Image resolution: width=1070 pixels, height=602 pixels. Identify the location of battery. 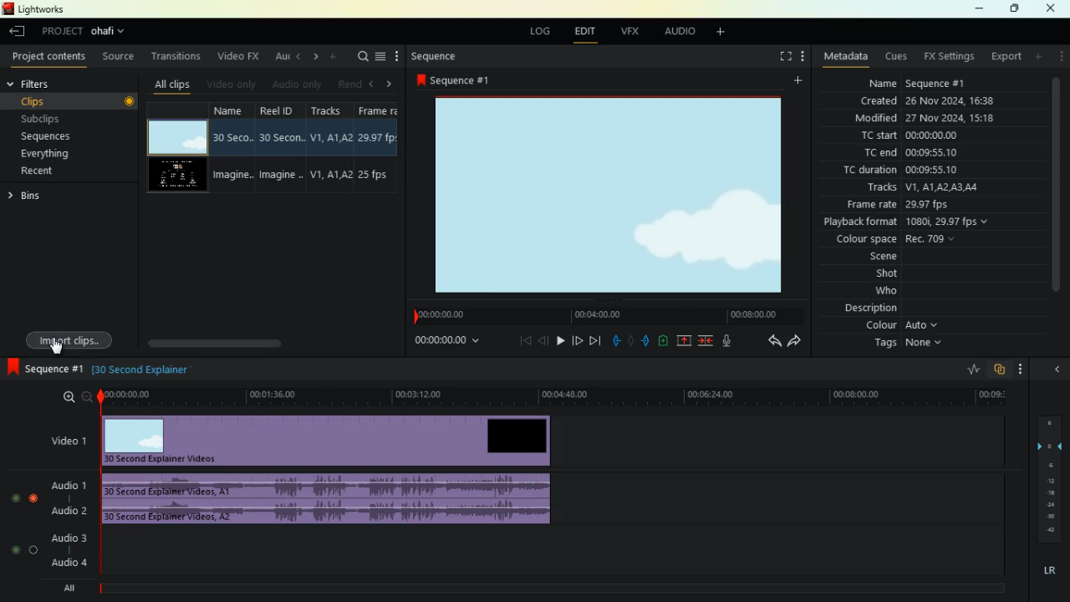
(662, 342).